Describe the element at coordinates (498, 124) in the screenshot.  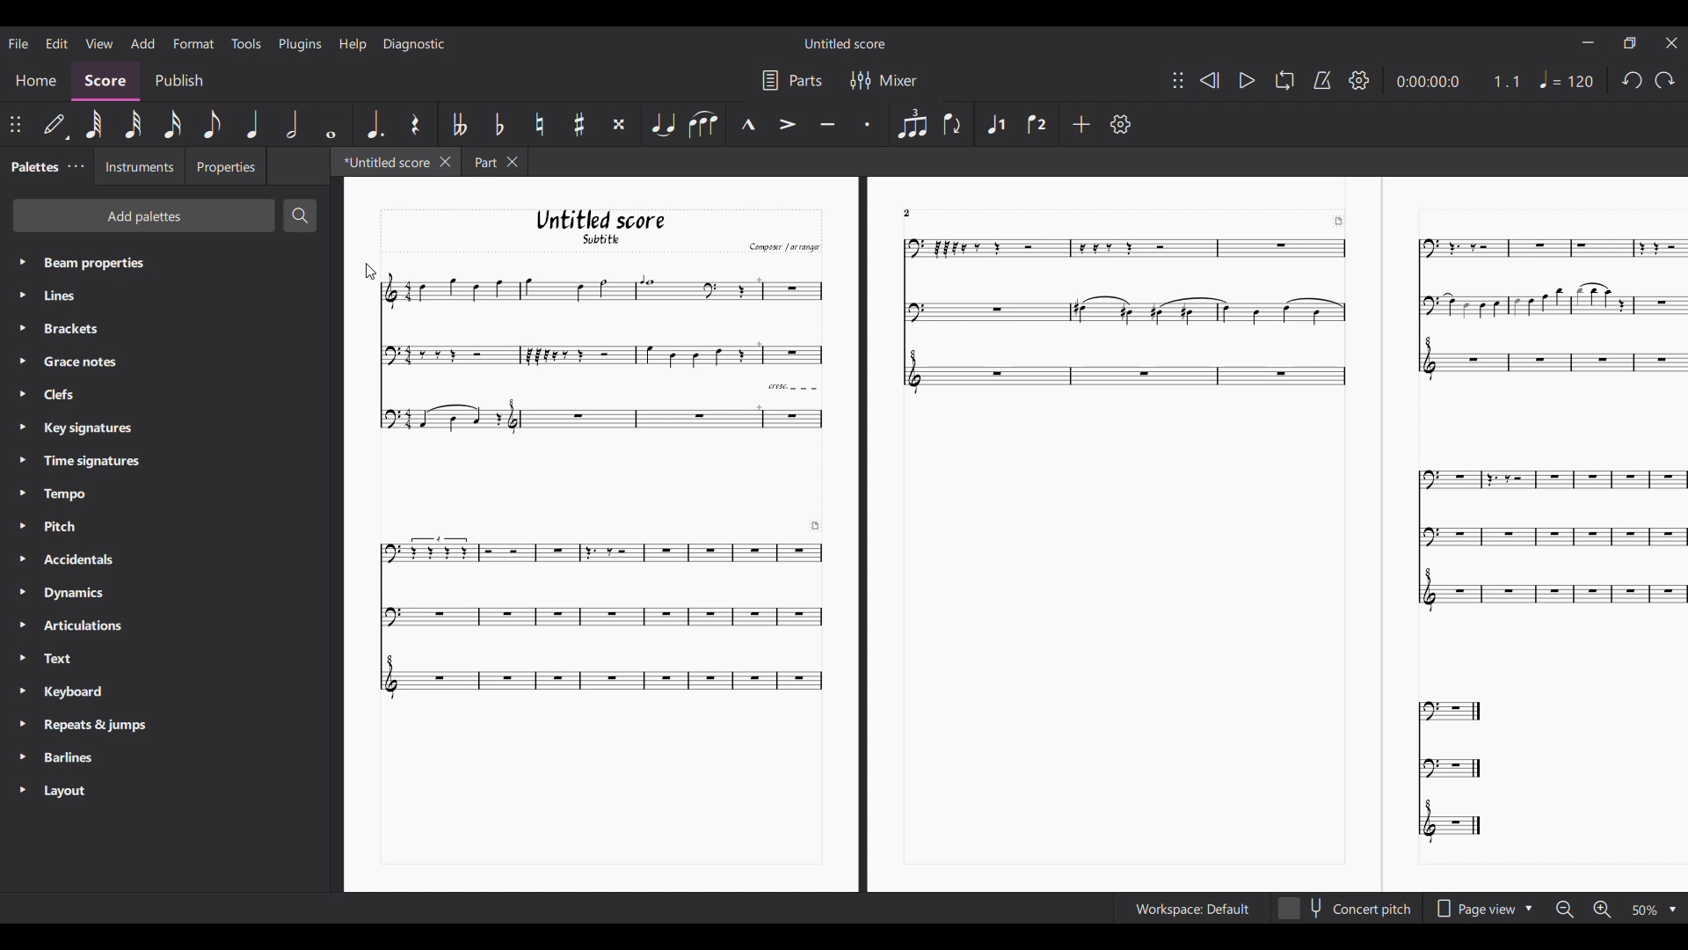
I see `Toggle flat` at that location.